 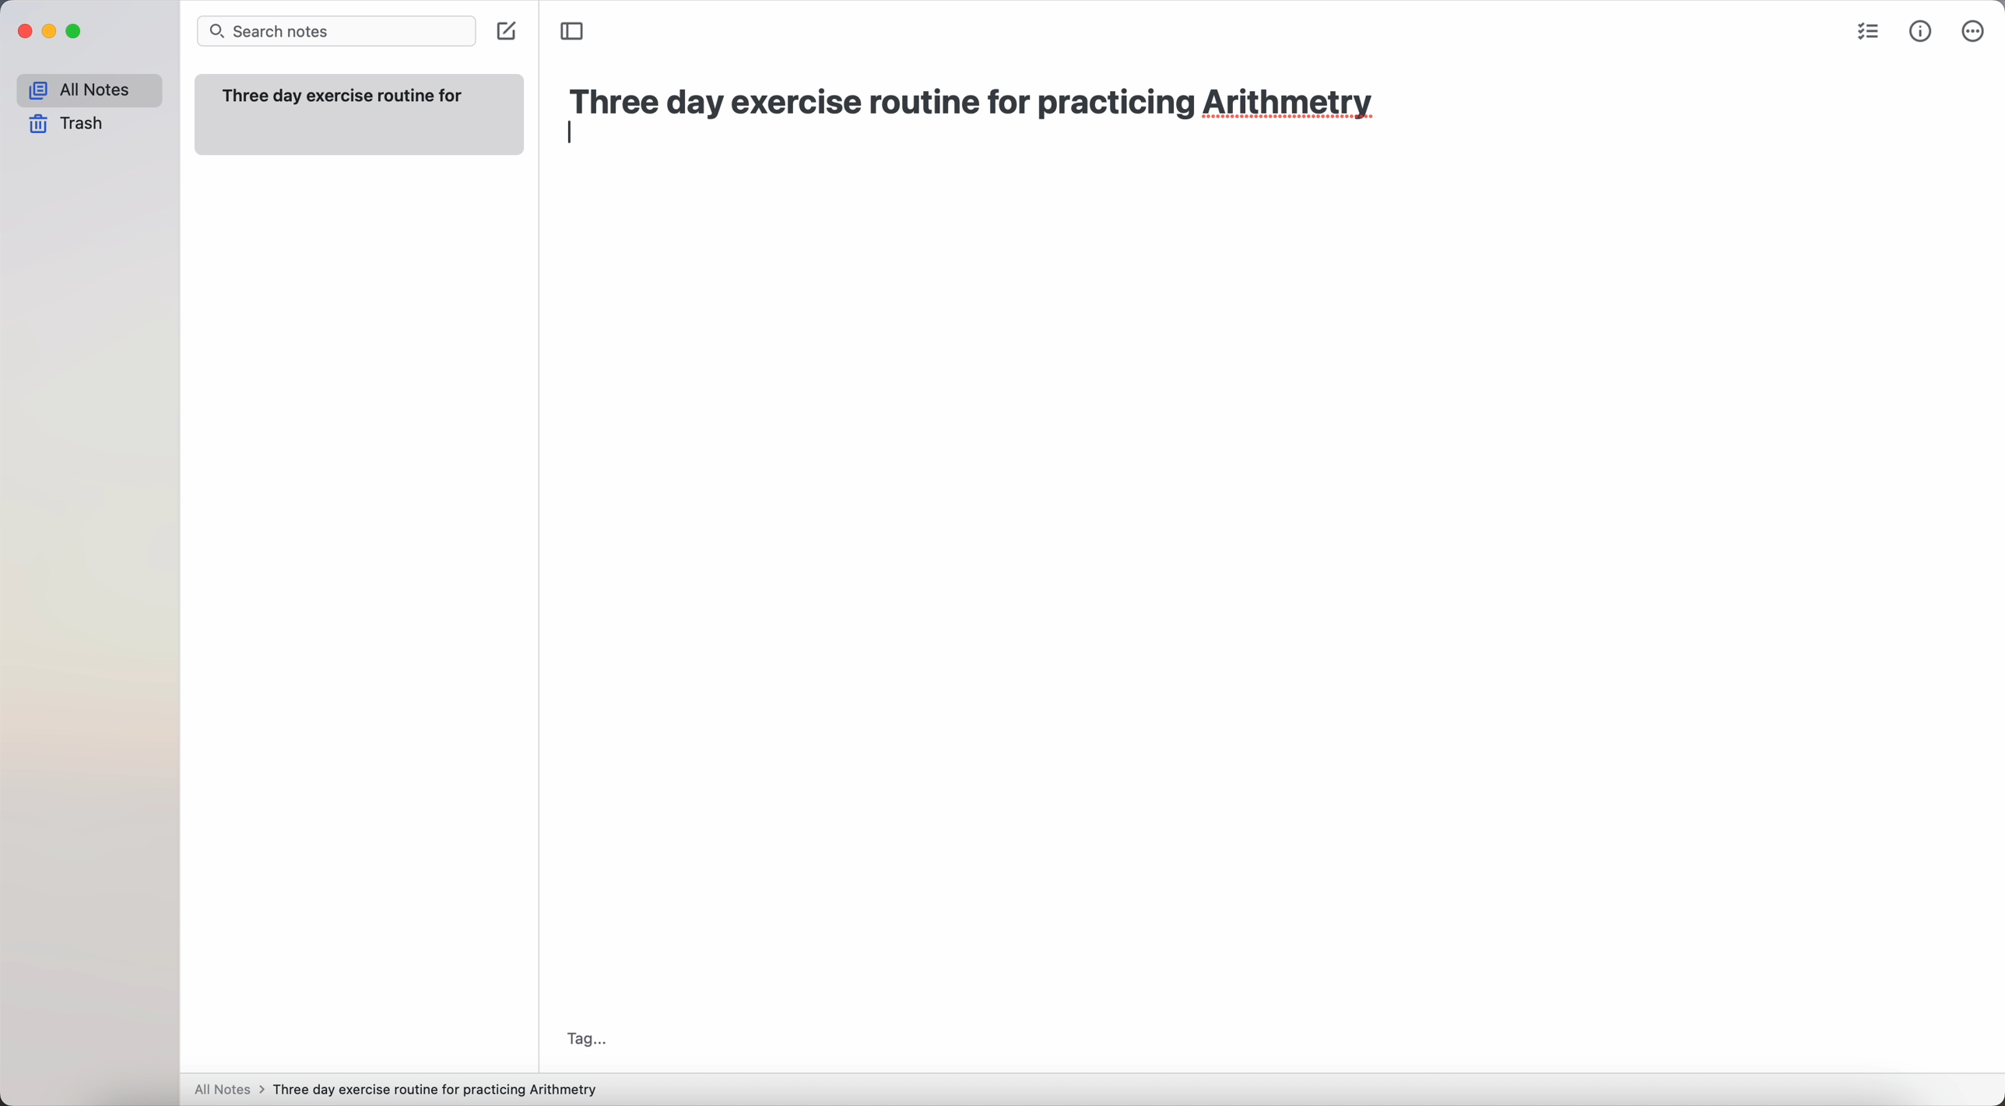 I want to click on search bar, so click(x=335, y=30).